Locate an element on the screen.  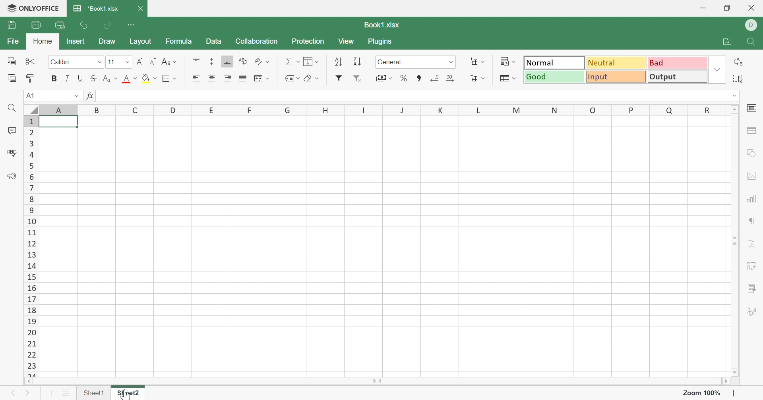
Decrease decimal is located at coordinates (435, 78).